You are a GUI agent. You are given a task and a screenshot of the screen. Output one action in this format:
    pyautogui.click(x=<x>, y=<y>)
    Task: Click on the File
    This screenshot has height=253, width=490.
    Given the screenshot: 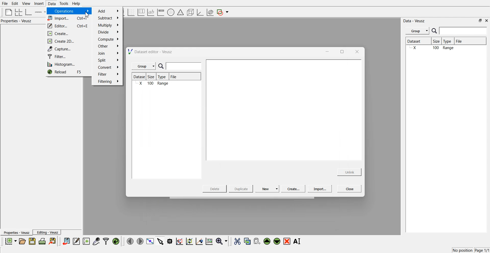 What is the action you would take?
    pyautogui.click(x=5, y=4)
    